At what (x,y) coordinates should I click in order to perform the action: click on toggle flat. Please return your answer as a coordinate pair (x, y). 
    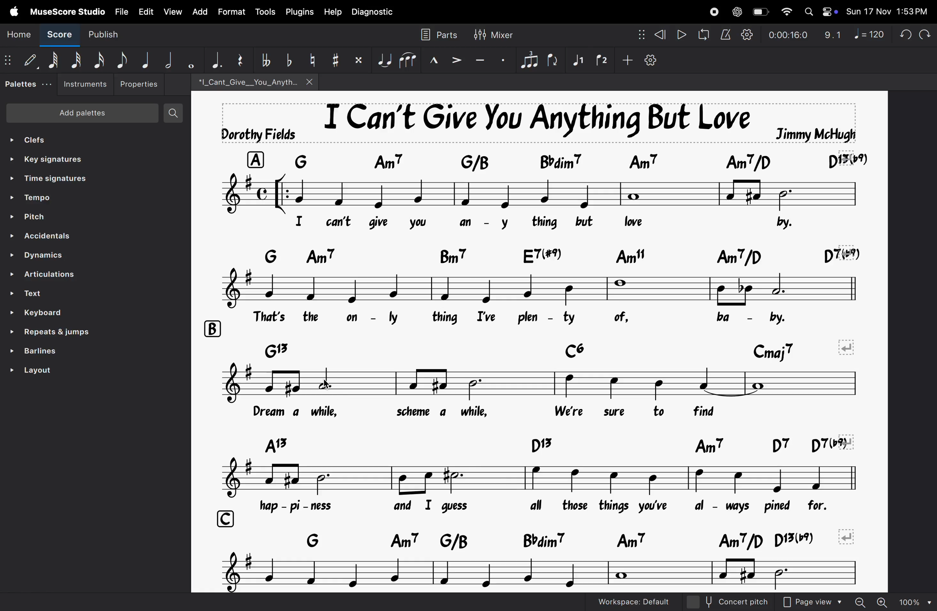
    Looking at the image, I should click on (287, 60).